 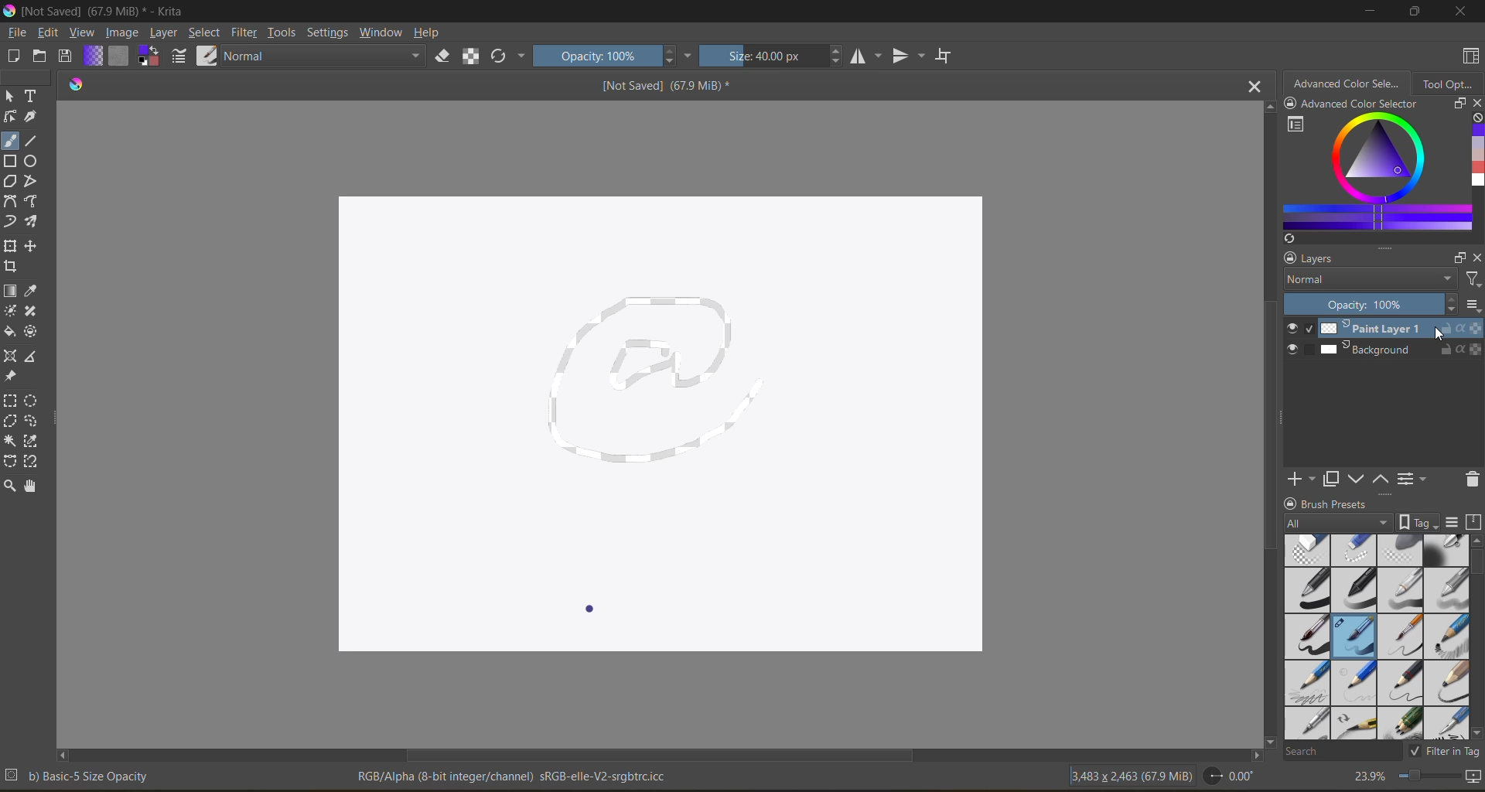 What do you see at coordinates (472, 56) in the screenshot?
I see `preserve alpha` at bounding box center [472, 56].